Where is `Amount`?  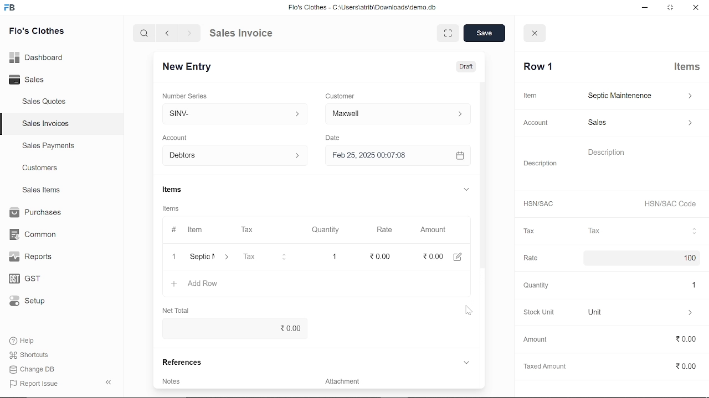
Amount is located at coordinates (433, 231).